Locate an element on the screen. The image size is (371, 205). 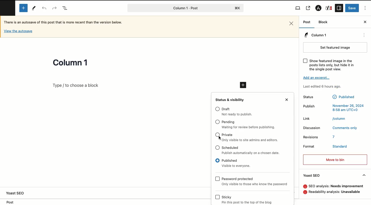
Publish is located at coordinates (310, 106).